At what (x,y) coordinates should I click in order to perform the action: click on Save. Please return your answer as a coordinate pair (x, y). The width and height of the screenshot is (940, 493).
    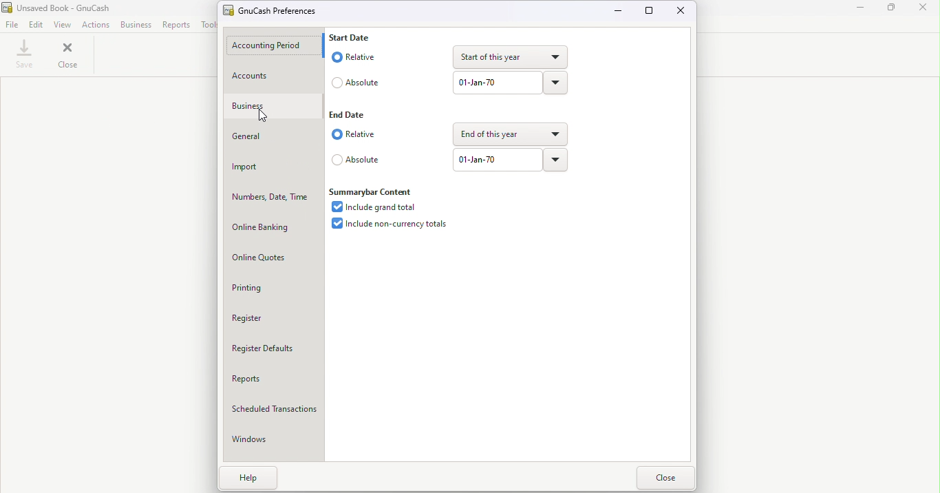
    Looking at the image, I should click on (23, 56).